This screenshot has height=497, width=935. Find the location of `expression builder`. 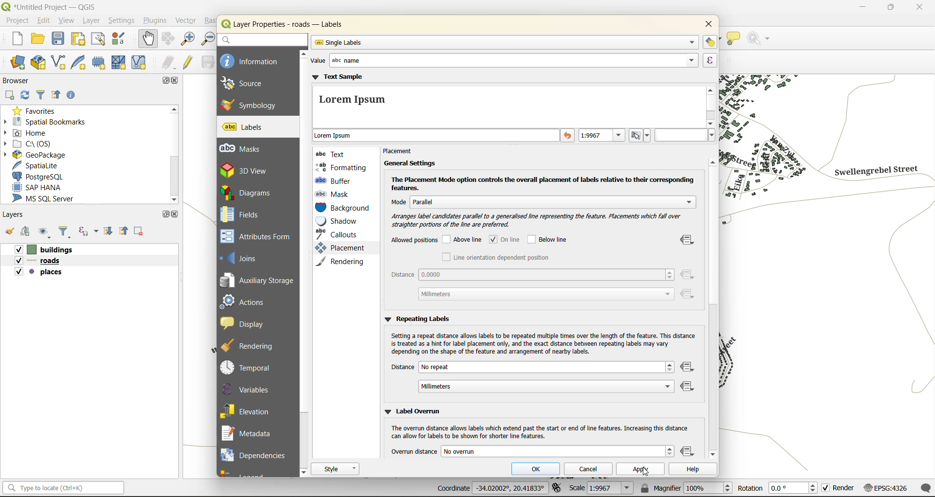

expression builder is located at coordinates (710, 60).